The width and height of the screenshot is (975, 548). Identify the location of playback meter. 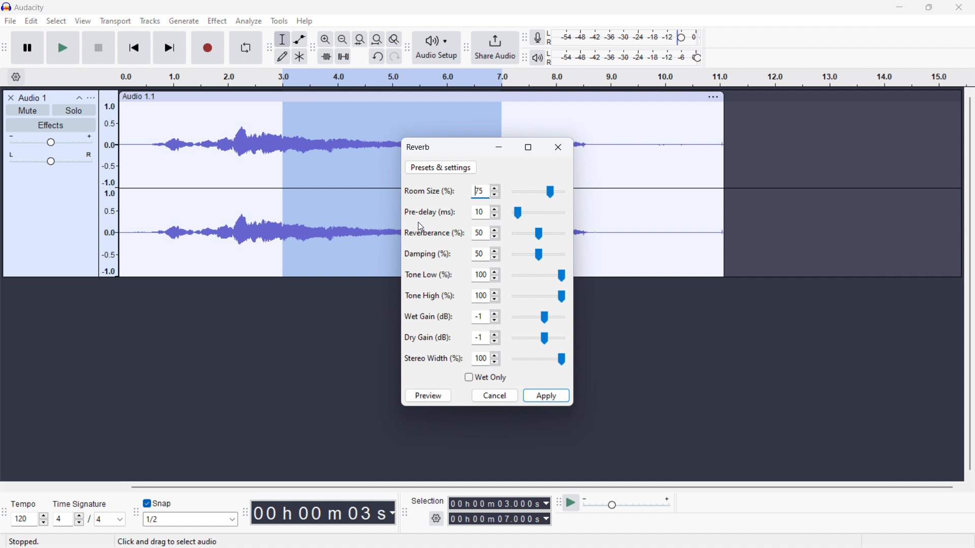
(538, 57).